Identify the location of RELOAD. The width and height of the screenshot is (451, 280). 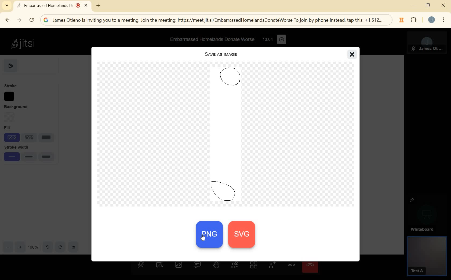
(31, 20).